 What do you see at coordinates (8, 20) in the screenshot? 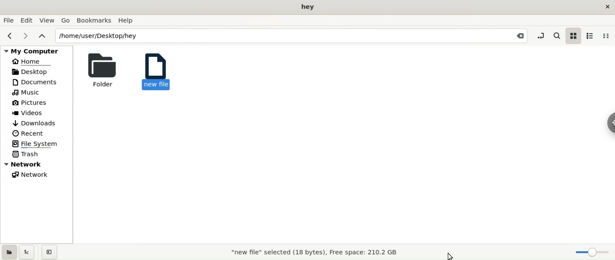
I see `File` at bounding box center [8, 20].